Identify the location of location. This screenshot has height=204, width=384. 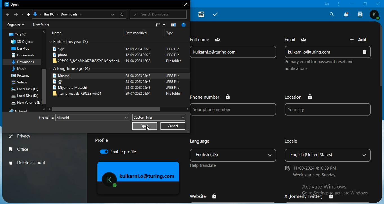
(327, 105).